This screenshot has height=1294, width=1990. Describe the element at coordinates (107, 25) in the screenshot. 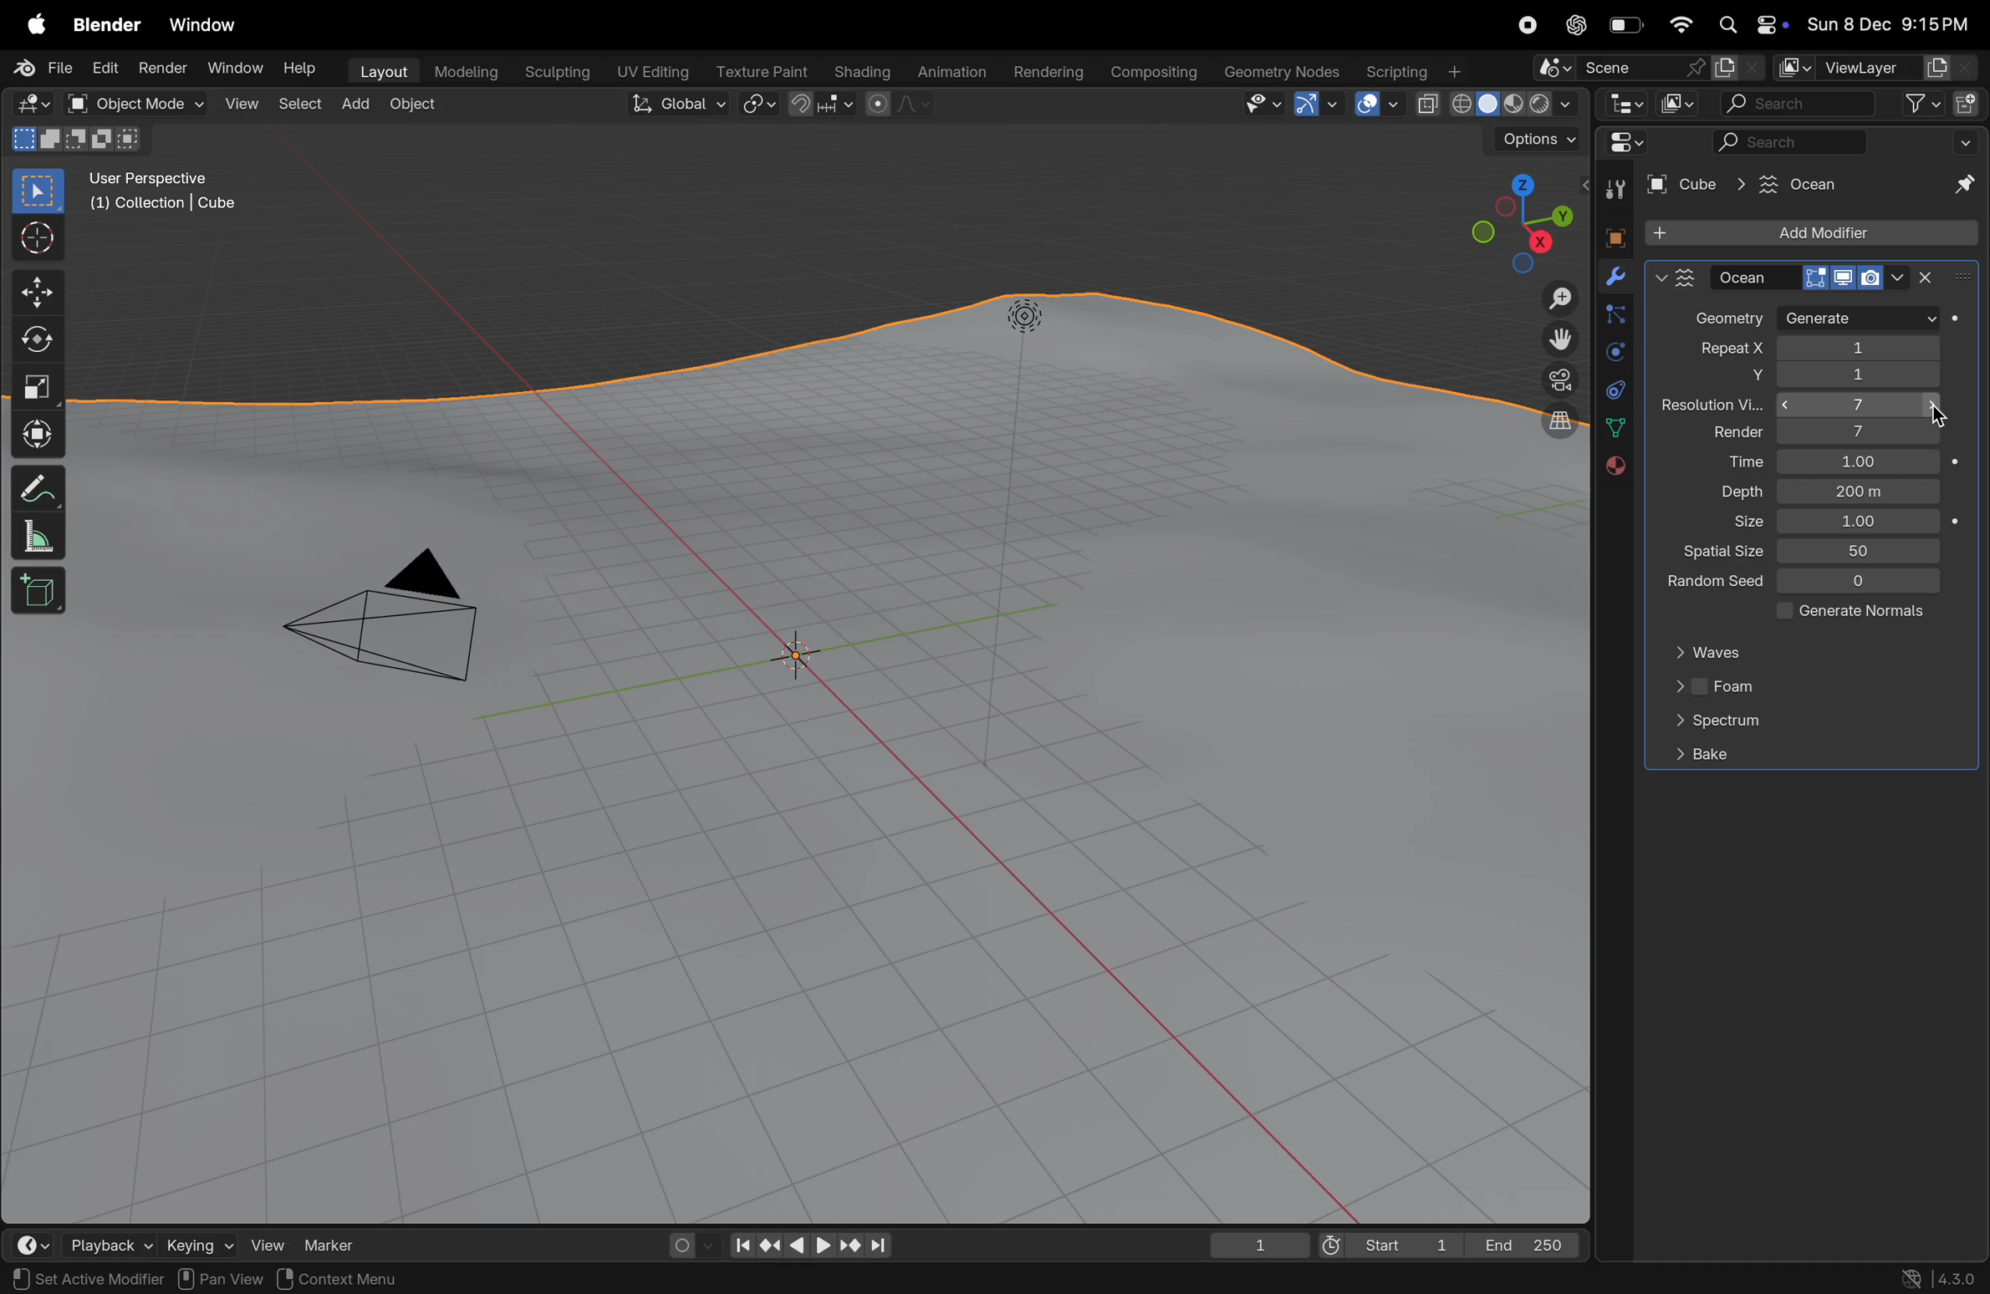

I see `blender` at that location.